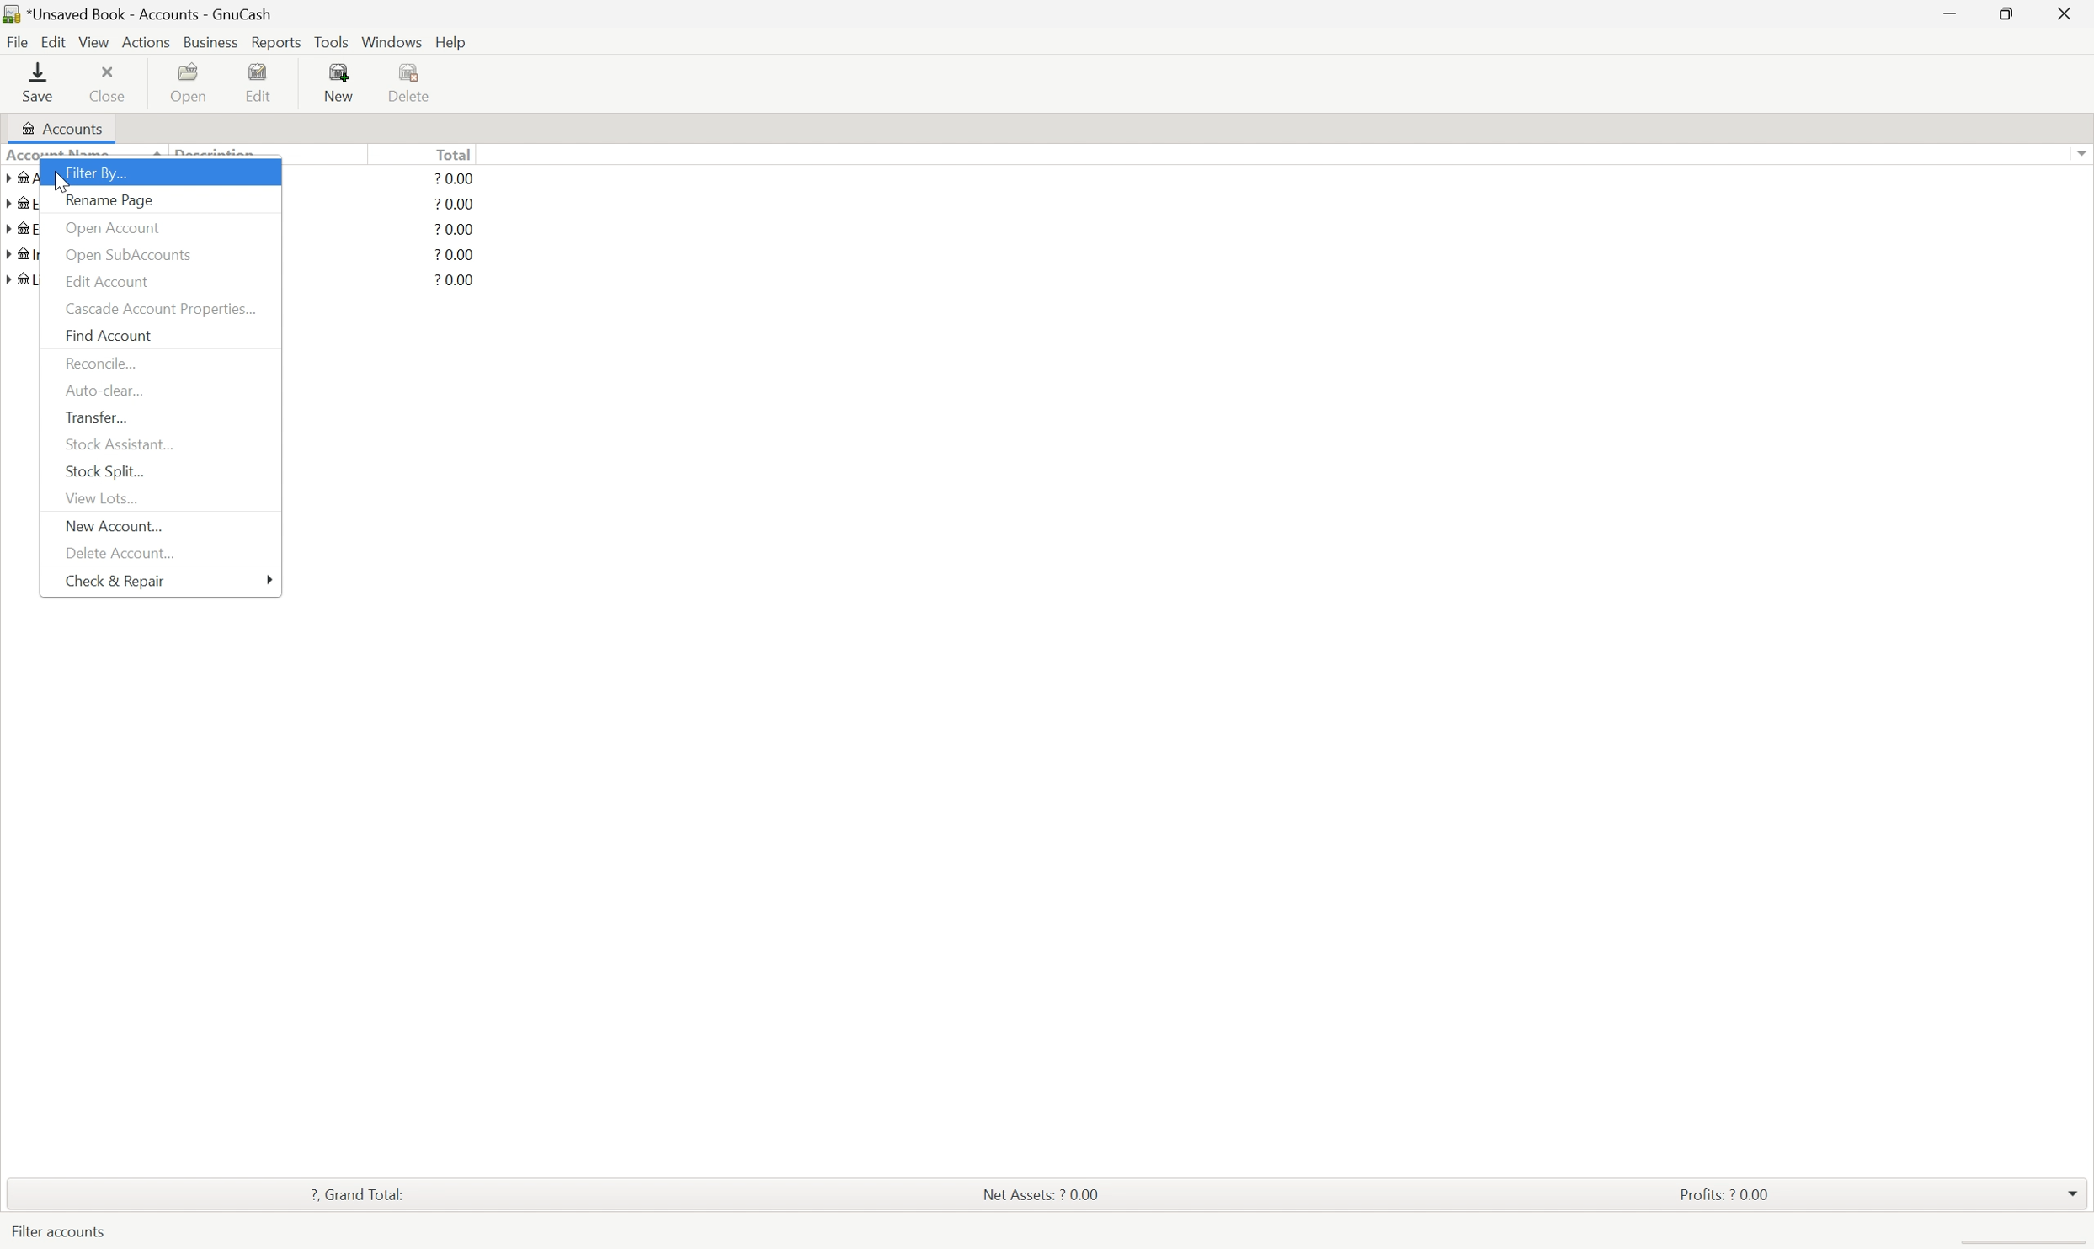 This screenshot has width=2094, height=1249. What do you see at coordinates (61, 130) in the screenshot?
I see `Accounts` at bounding box center [61, 130].